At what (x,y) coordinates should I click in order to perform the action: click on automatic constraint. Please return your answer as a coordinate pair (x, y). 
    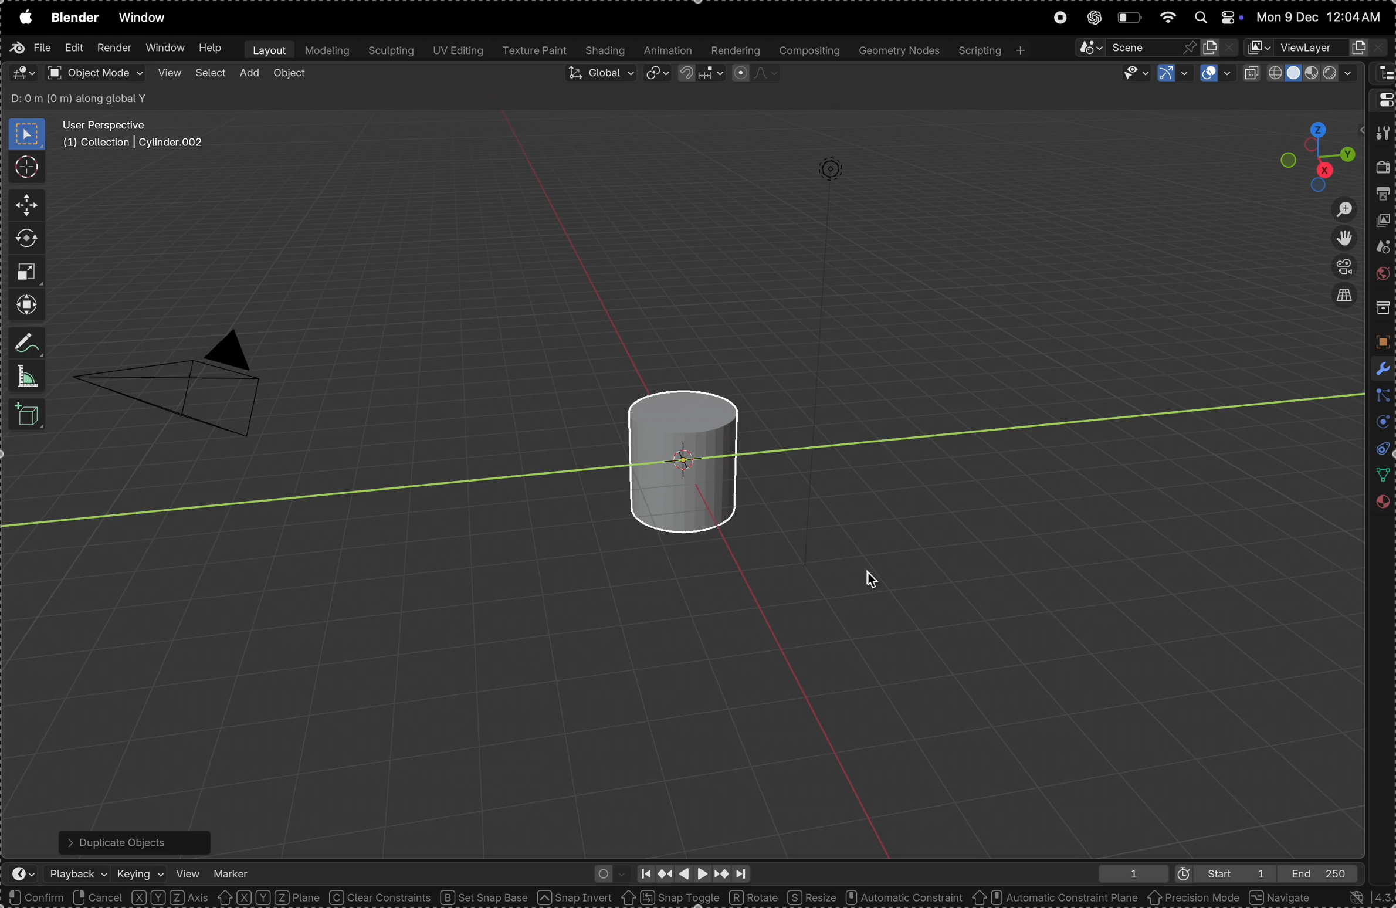
    Looking at the image, I should click on (902, 898).